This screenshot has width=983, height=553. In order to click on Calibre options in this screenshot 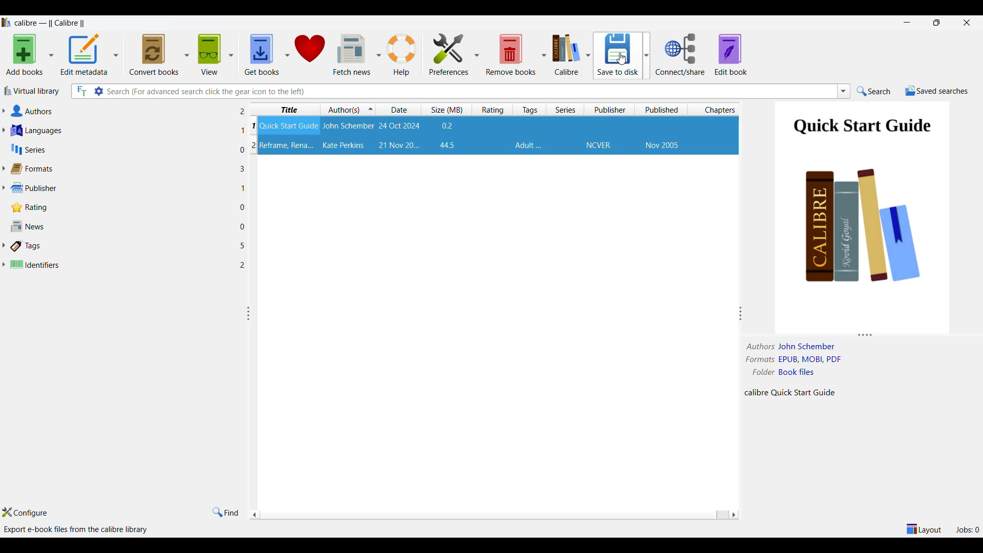, I will do `click(571, 54)`.